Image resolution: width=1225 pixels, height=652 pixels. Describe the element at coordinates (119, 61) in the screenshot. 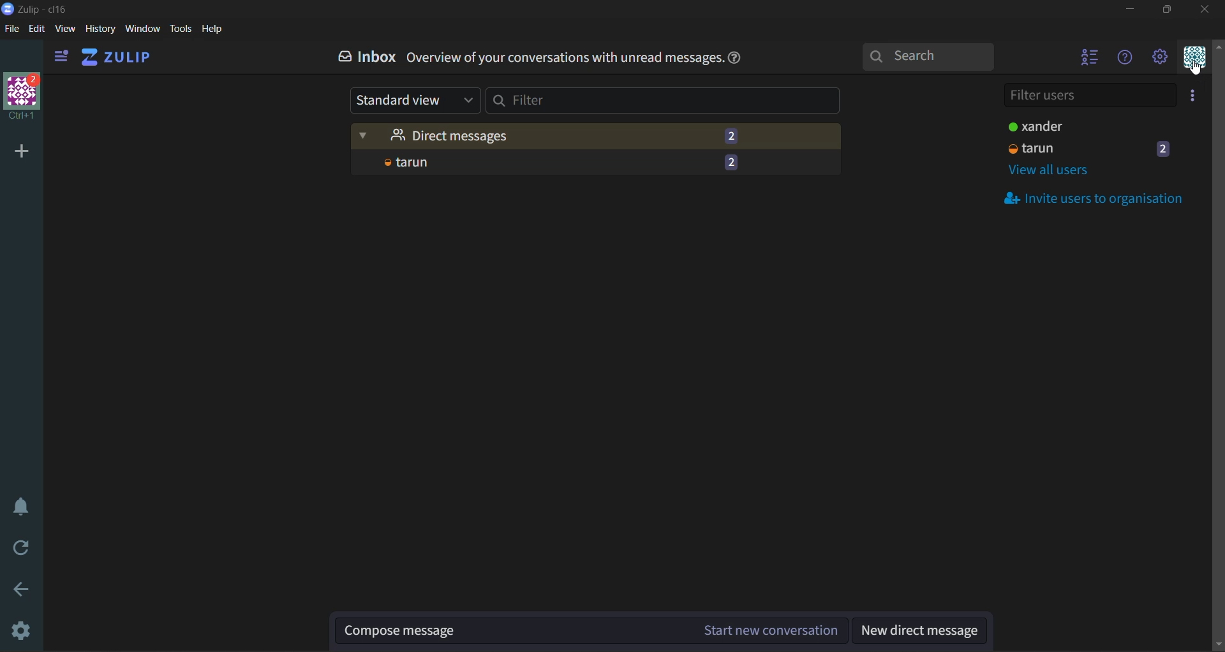

I see `view home` at that location.